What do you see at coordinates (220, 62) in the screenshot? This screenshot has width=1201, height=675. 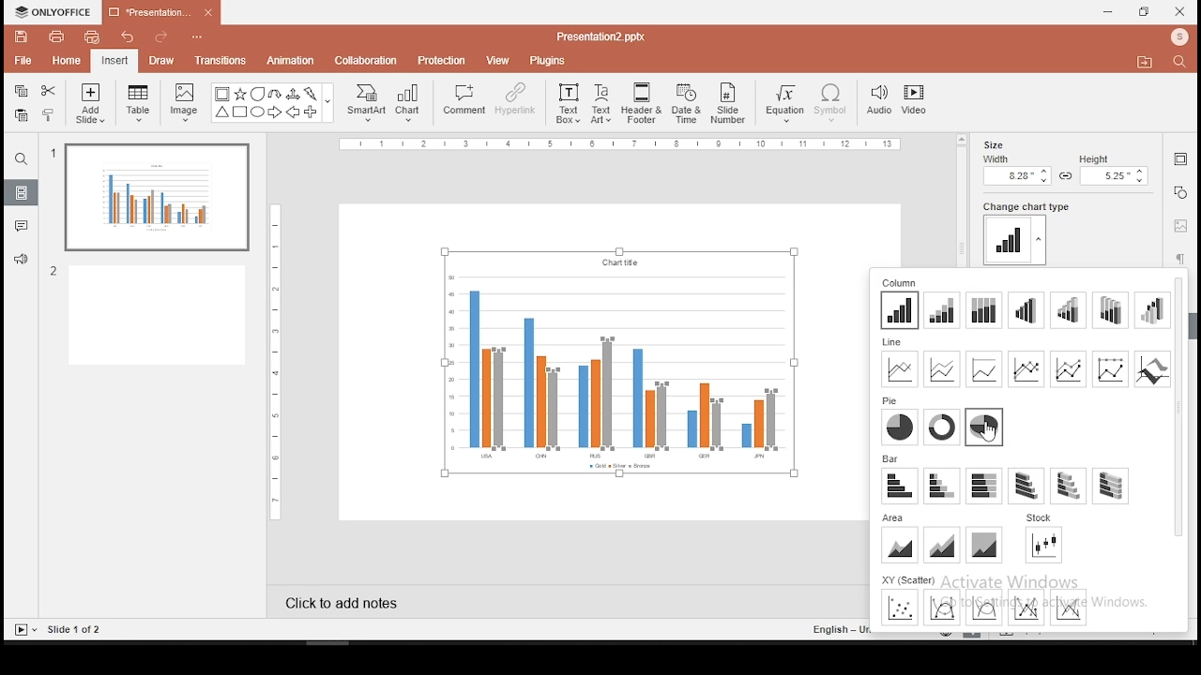 I see `transitions` at bounding box center [220, 62].